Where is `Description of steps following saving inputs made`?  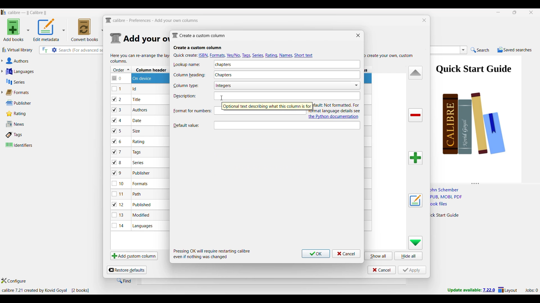
Description of steps following saving inputs made is located at coordinates (212, 254).